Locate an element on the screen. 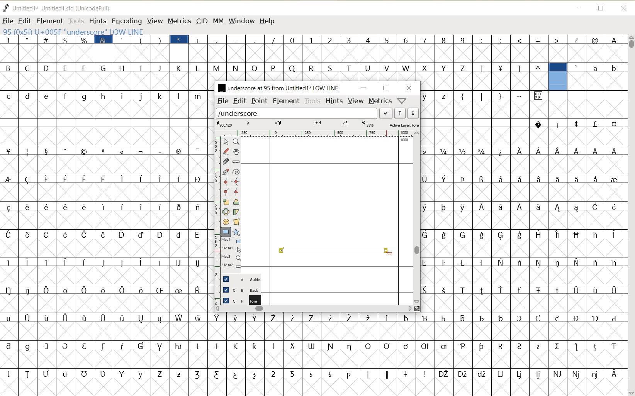  MINIMIZE is located at coordinates (364, 88).